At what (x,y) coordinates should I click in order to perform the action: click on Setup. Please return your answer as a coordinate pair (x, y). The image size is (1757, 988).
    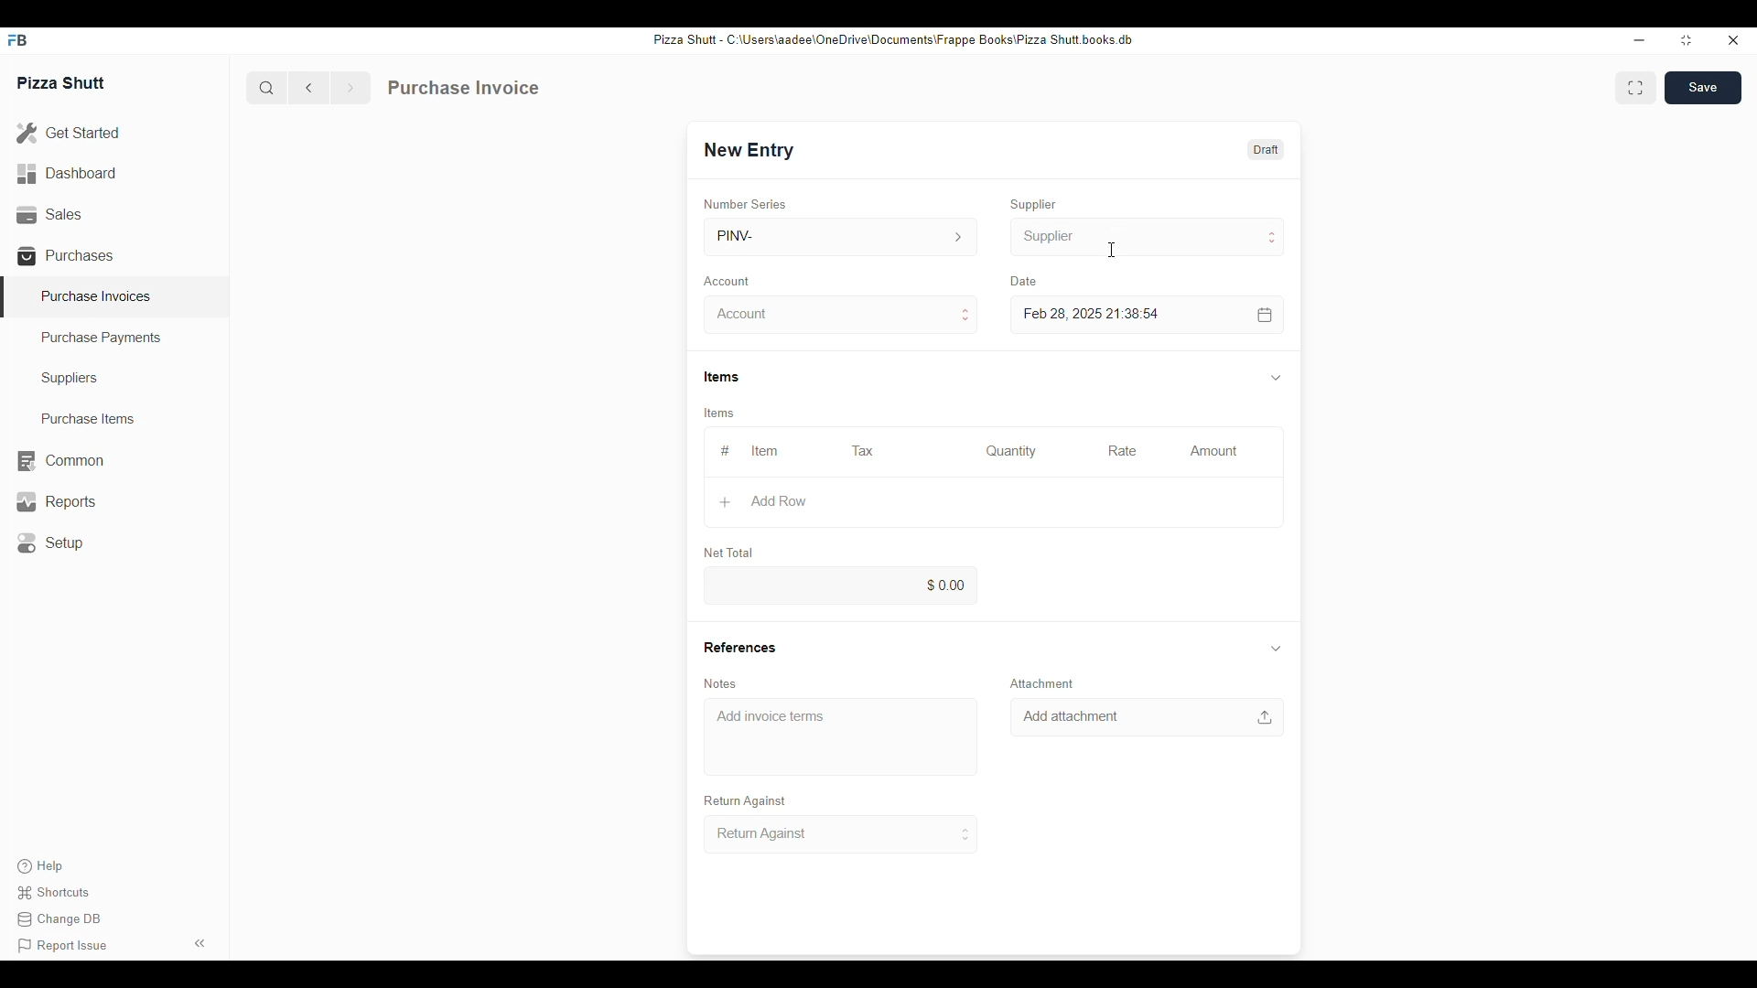
    Looking at the image, I should click on (55, 543).